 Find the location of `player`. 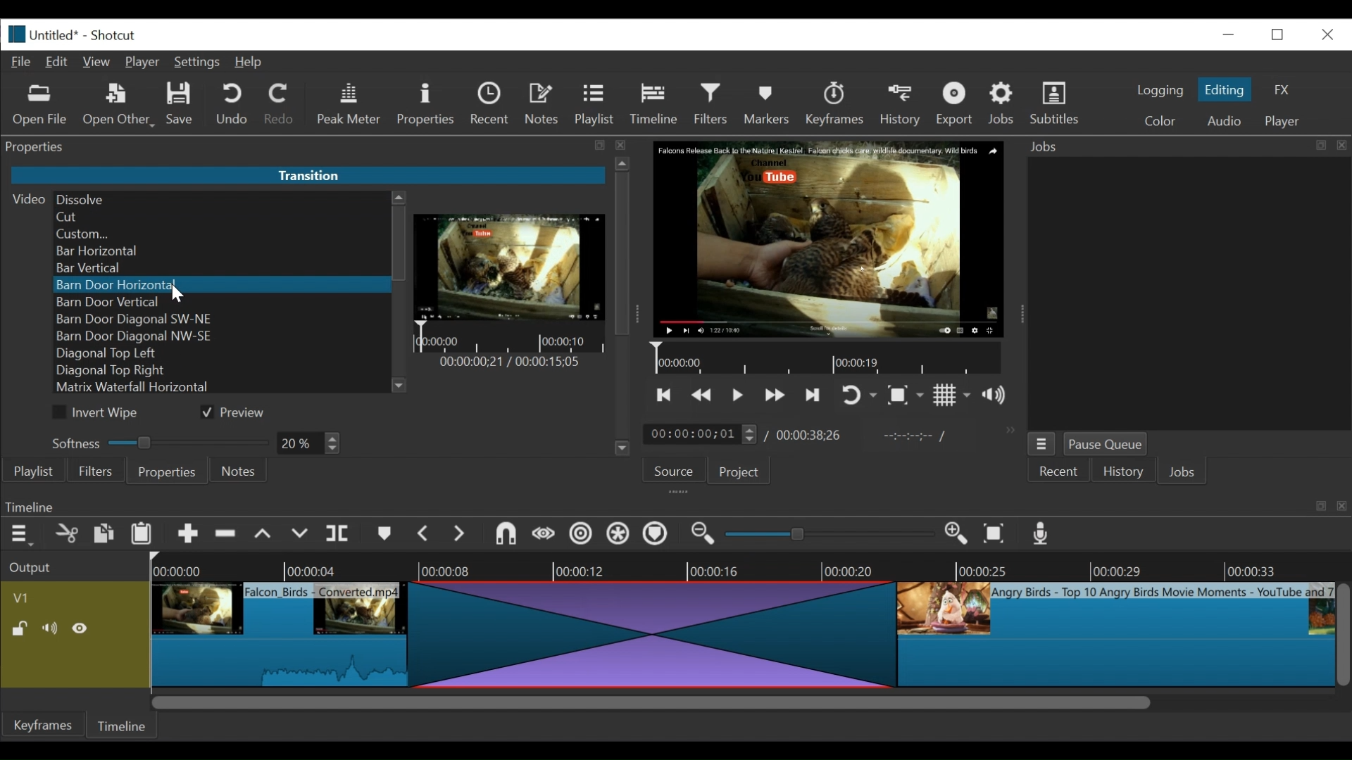

player is located at coordinates (1284, 122).